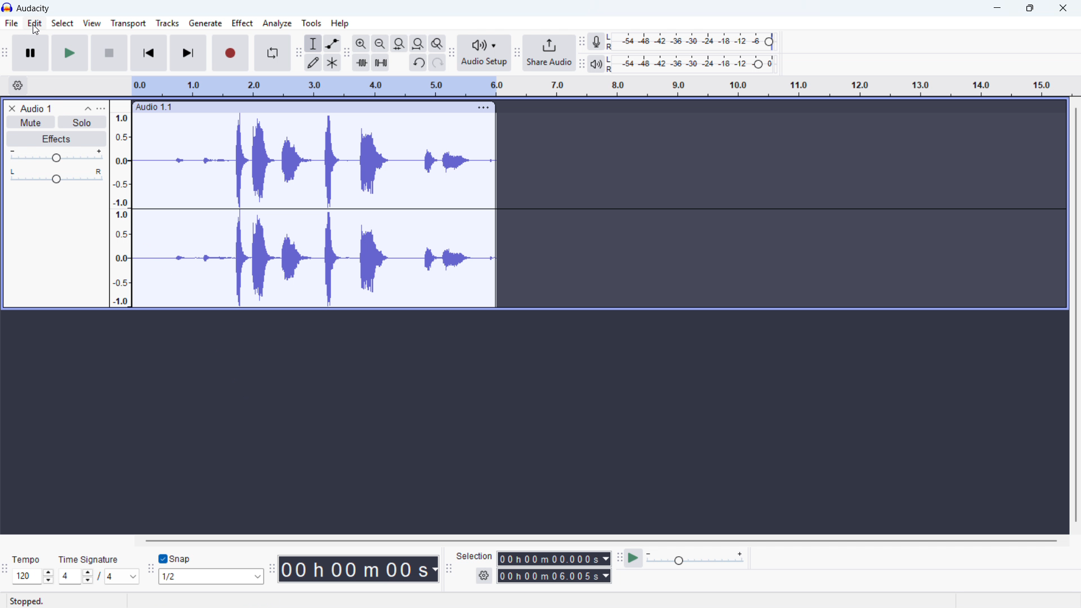 This screenshot has width=1081, height=608. What do you see at coordinates (120, 203) in the screenshot?
I see `amplitude` at bounding box center [120, 203].